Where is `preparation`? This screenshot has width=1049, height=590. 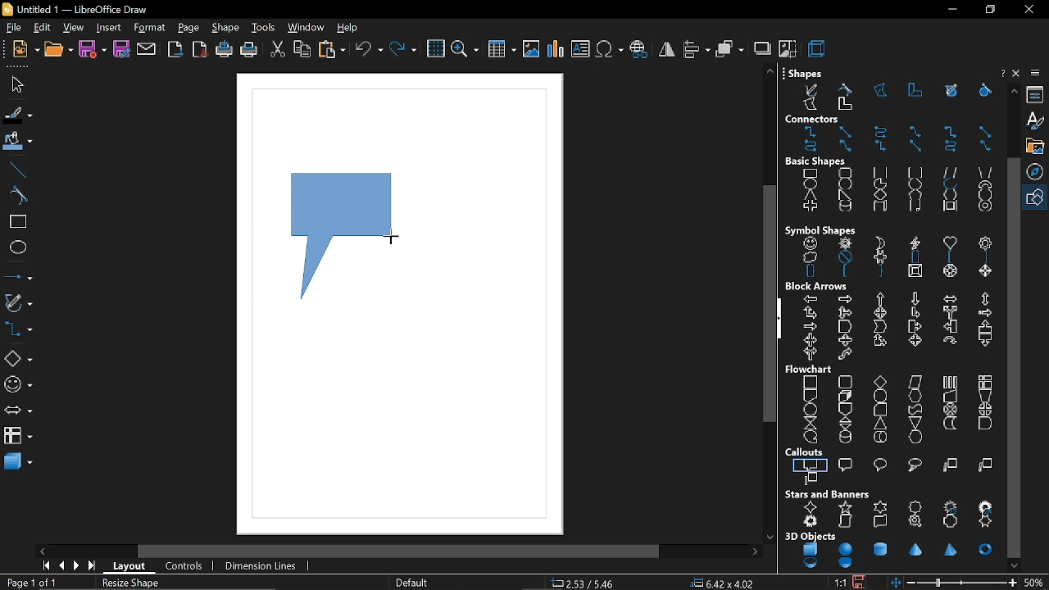 preparation is located at coordinates (915, 395).